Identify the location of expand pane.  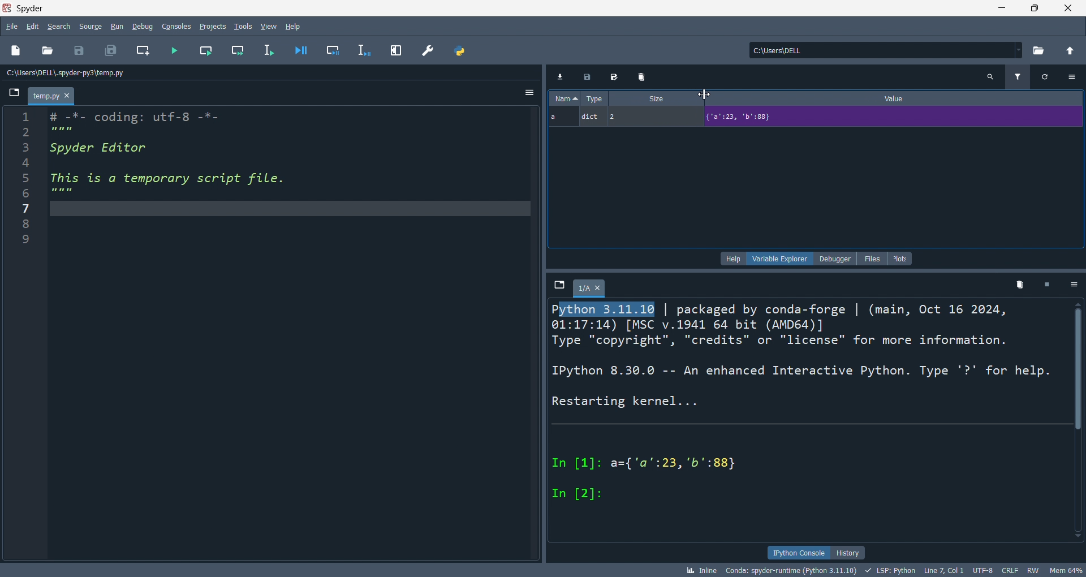
(394, 49).